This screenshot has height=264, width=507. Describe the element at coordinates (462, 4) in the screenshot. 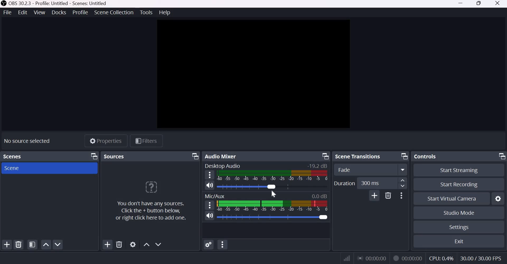

I see `Minimize` at that location.